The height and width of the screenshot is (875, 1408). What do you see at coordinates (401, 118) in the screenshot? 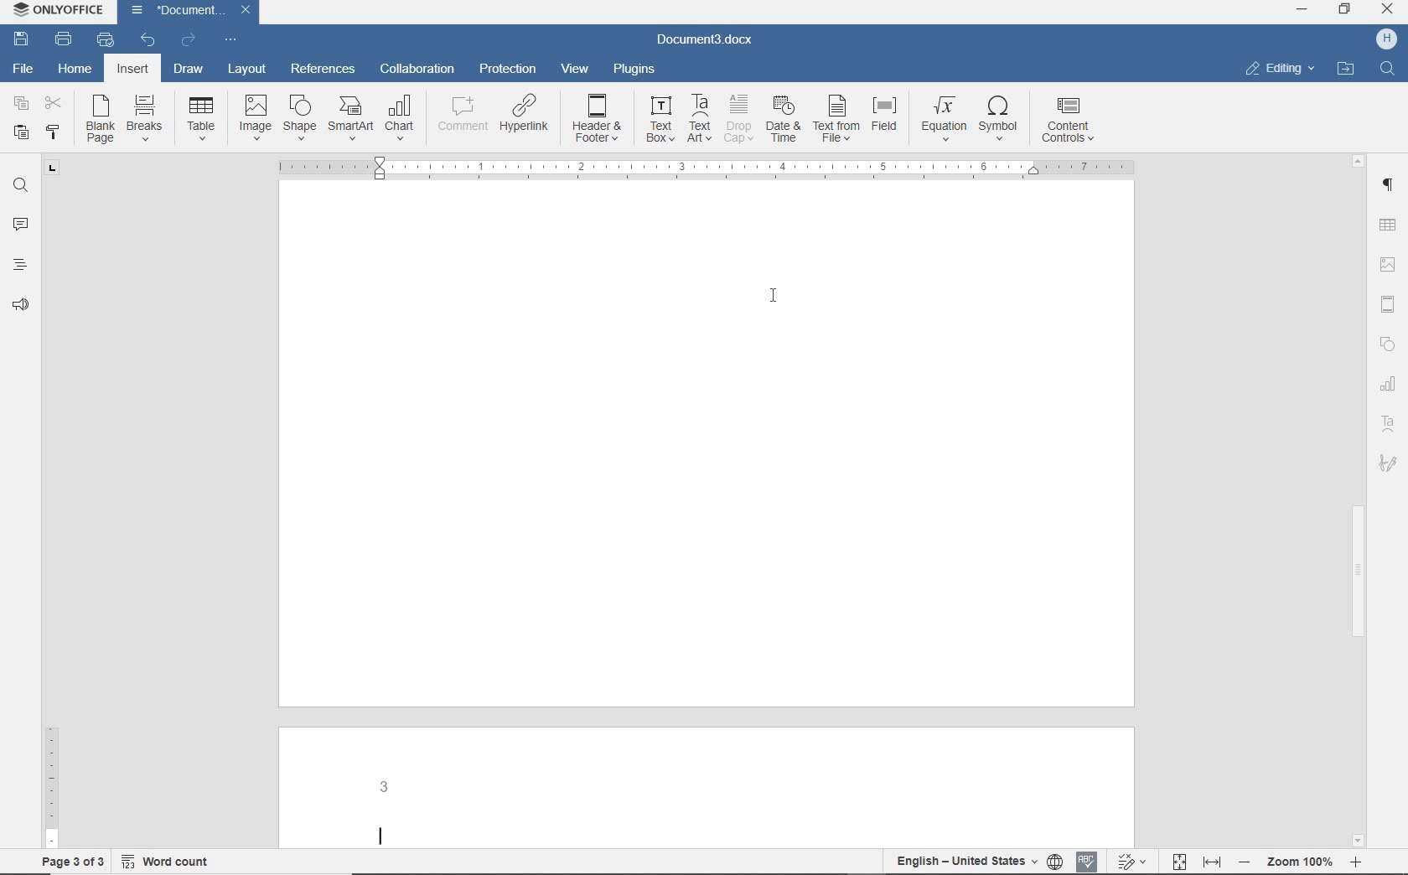
I see `CHART` at bounding box center [401, 118].